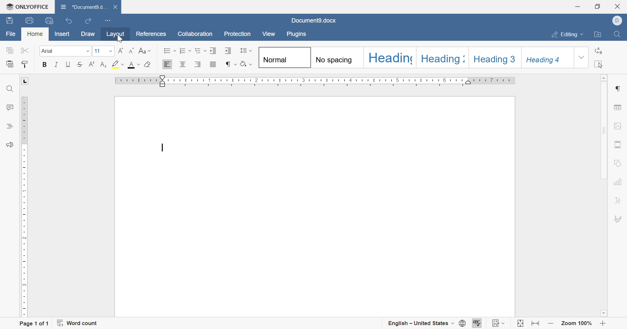 This screenshot has height=329, width=627. I want to click on subscript, so click(104, 64).